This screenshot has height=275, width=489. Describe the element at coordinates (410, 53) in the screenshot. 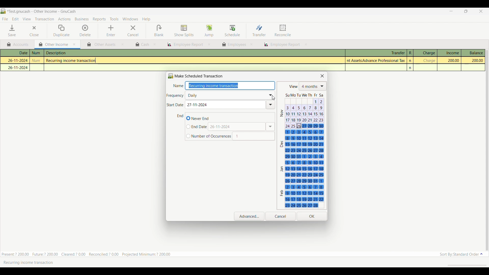

I see `R column` at that location.